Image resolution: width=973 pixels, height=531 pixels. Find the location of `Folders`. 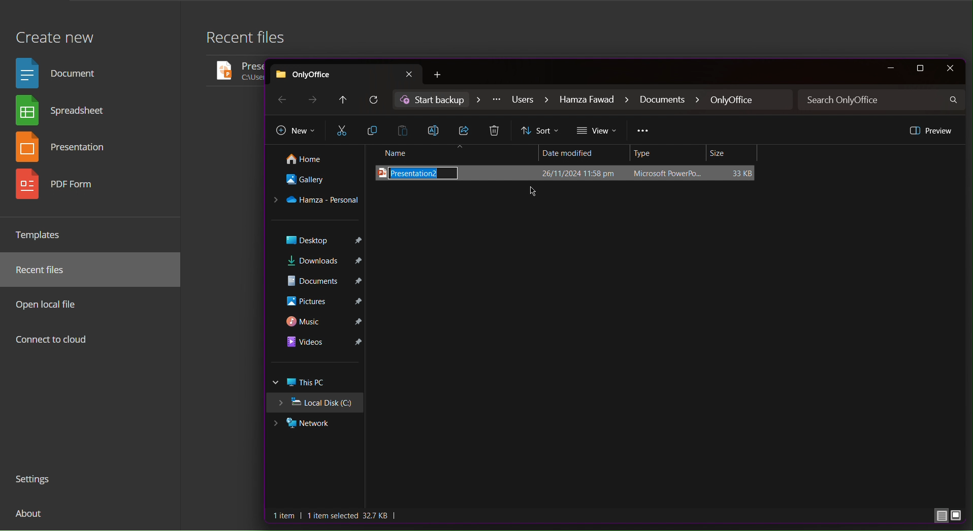

Folders is located at coordinates (317, 296).